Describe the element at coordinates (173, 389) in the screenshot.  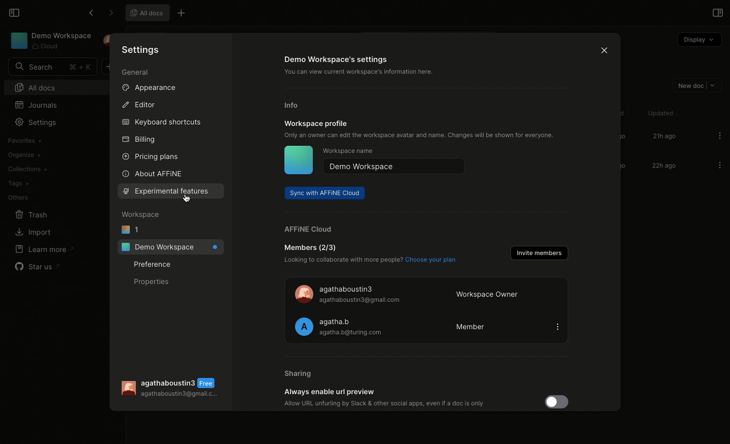
I see `User` at that location.